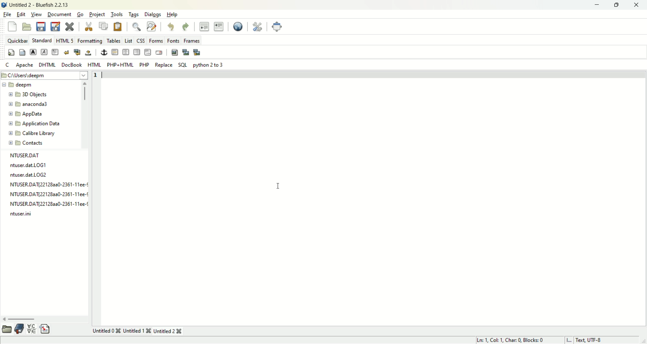 Image resolution: width=647 pixels, height=344 pixels. Describe the element at coordinates (21, 14) in the screenshot. I see `edit` at that location.